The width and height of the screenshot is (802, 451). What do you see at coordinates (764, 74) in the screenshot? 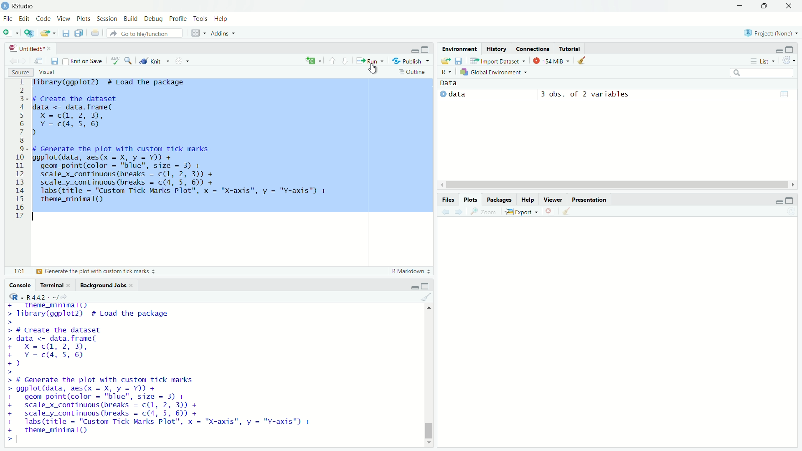
I see `search field` at bounding box center [764, 74].